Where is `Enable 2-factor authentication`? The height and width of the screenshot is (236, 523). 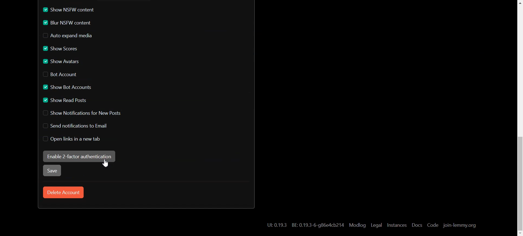 Enable 2-factor authentication is located at coordinates (79, 156).